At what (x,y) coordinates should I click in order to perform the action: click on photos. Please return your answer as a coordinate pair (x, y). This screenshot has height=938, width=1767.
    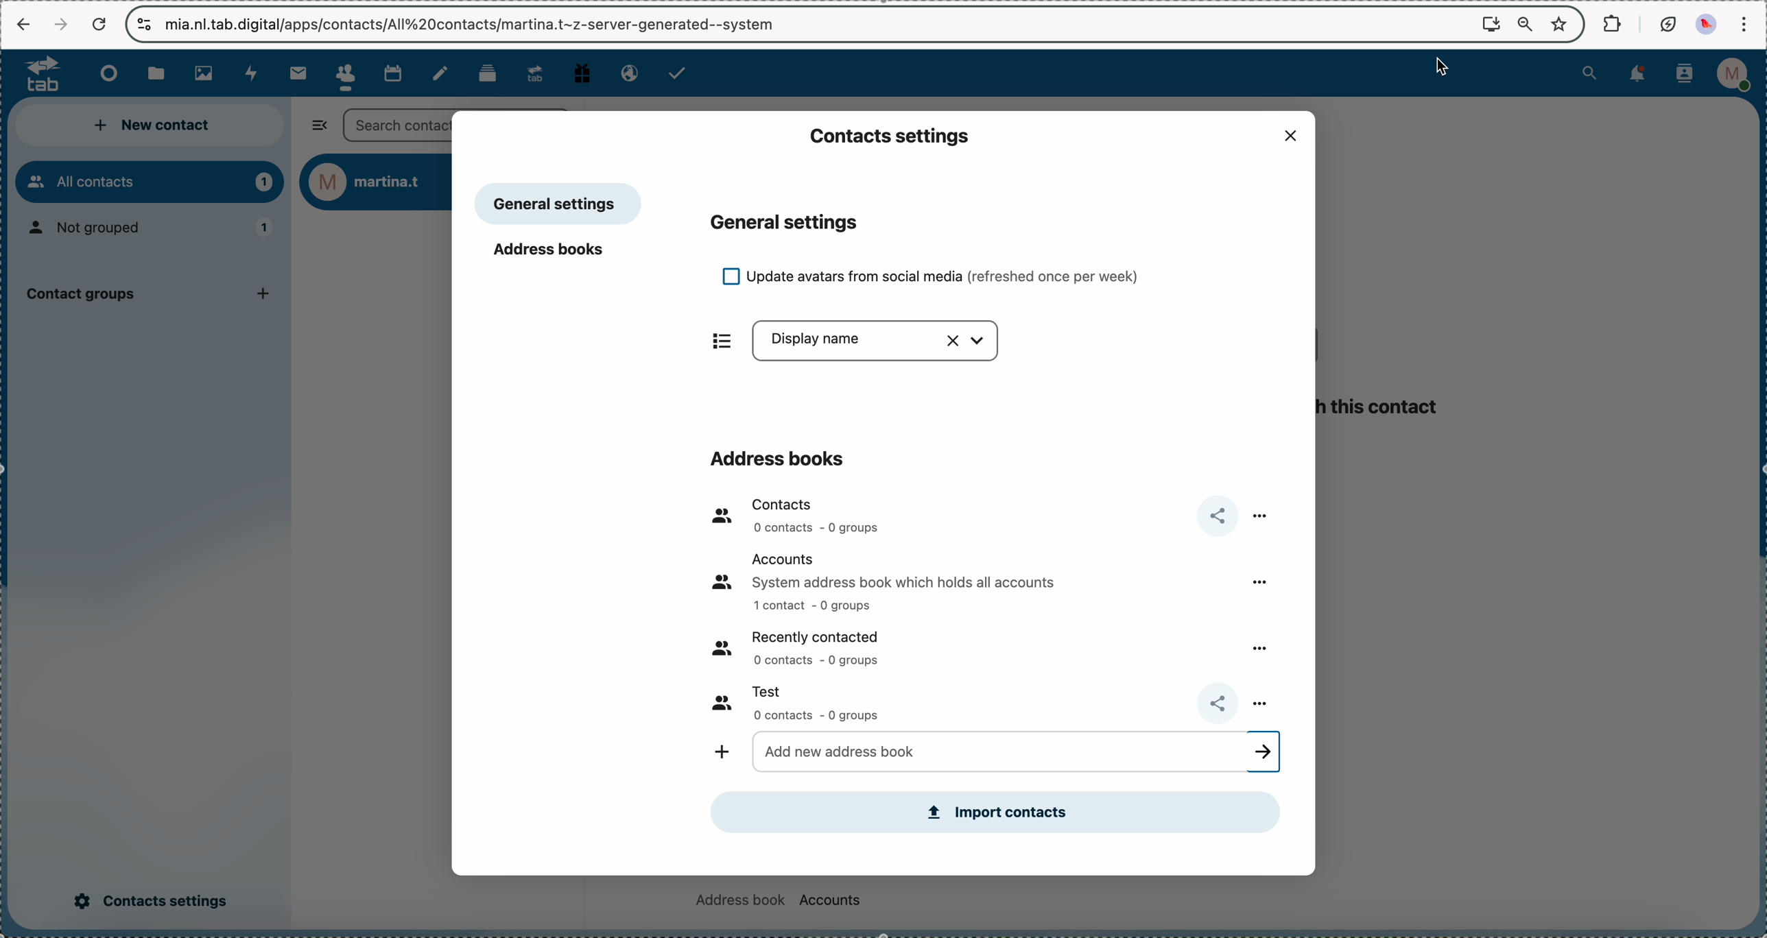
    Looking at the image, I should click on (206, 73).